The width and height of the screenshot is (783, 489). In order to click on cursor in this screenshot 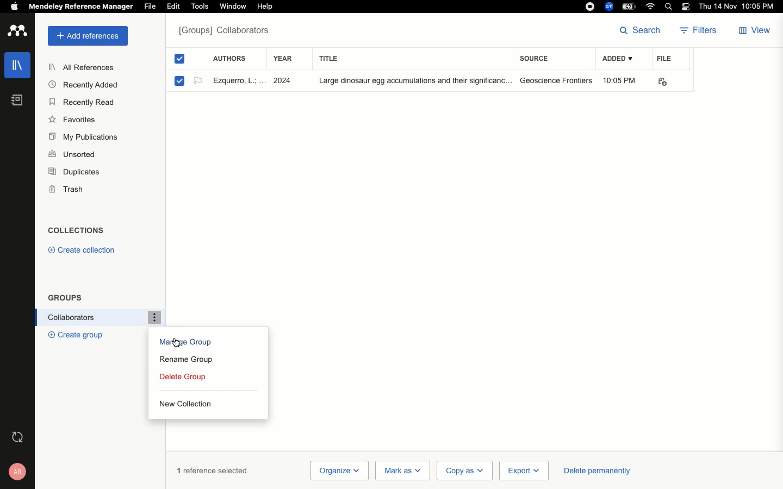, I will do `click(178, 342)`.